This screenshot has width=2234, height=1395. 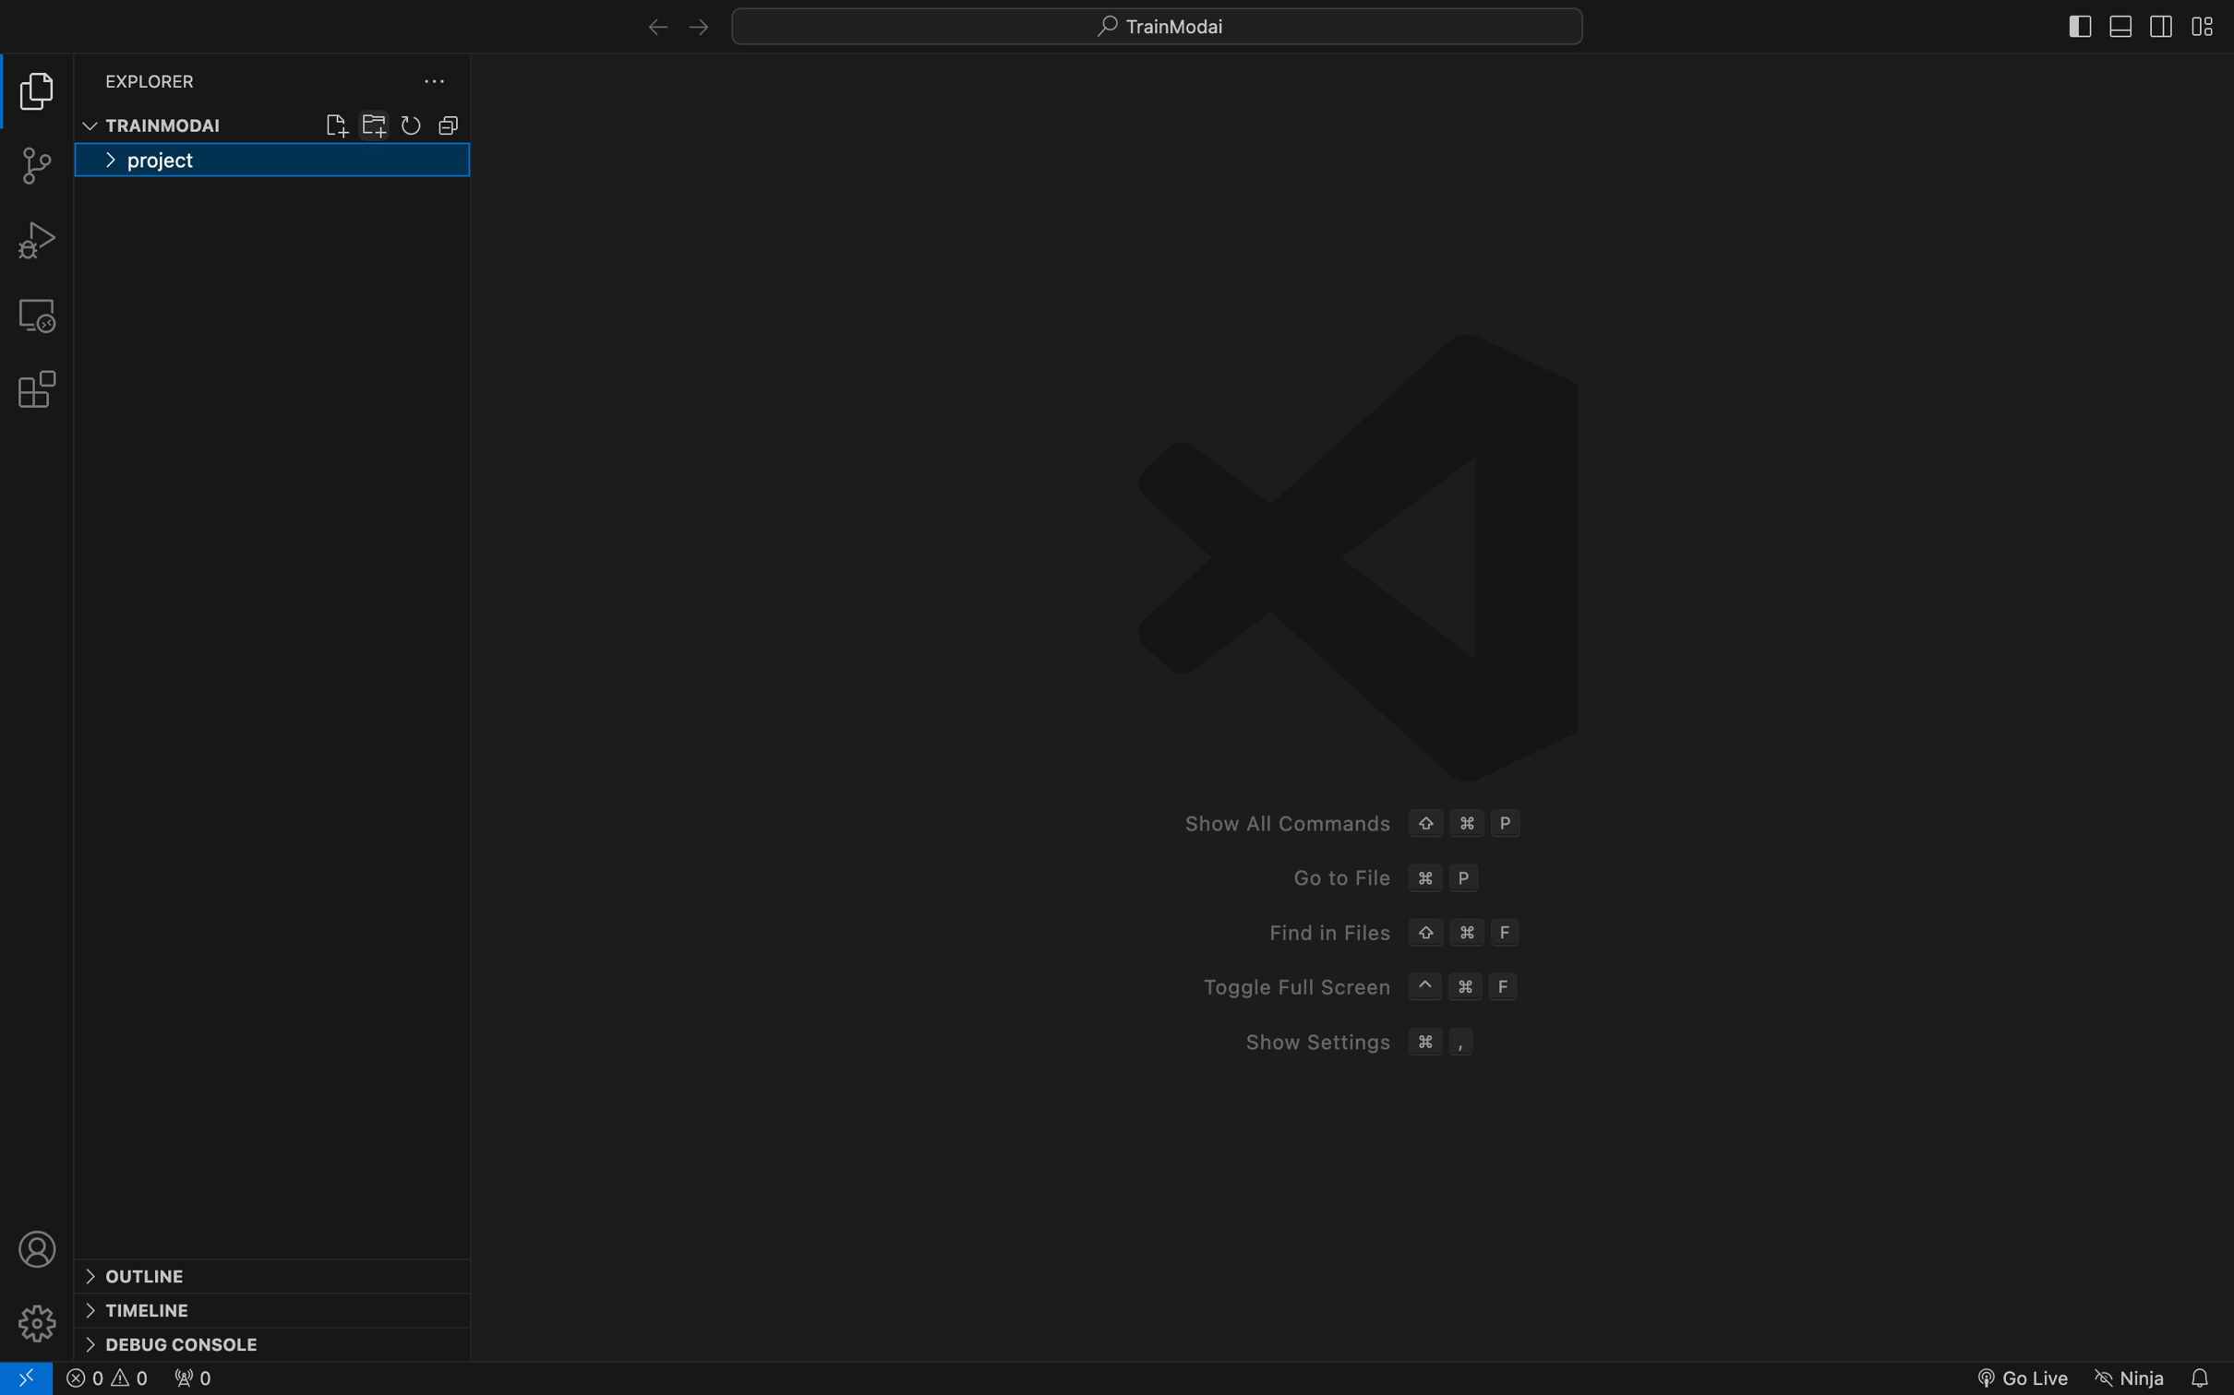 What do you see at coordinates (2019, 1376) in the screenshot?
I see `Go live extension` at bounding box center [2019, 1376].